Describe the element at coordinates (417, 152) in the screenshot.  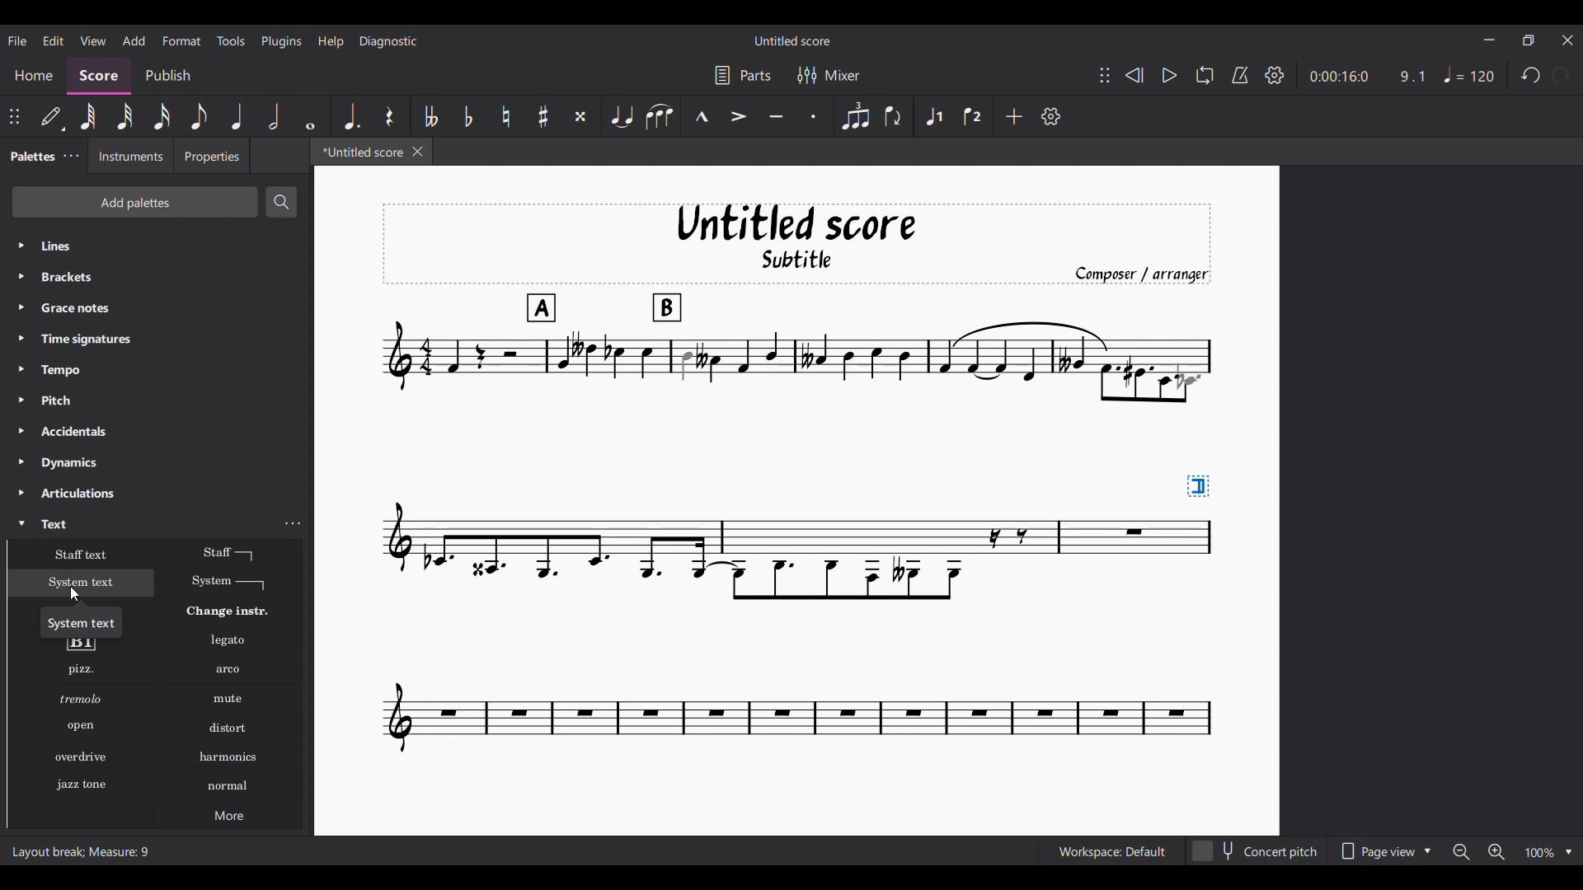
I see `Close tab` at that location.